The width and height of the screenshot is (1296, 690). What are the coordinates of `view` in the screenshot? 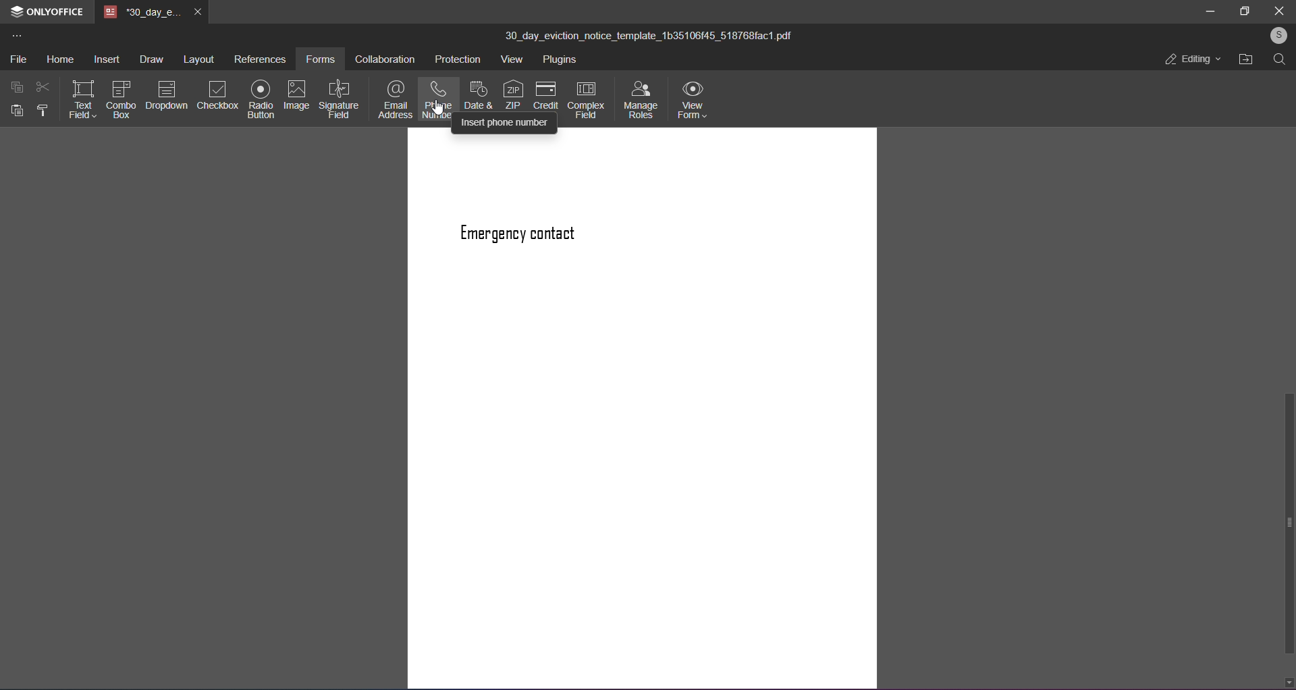 It's located at (512, 60).